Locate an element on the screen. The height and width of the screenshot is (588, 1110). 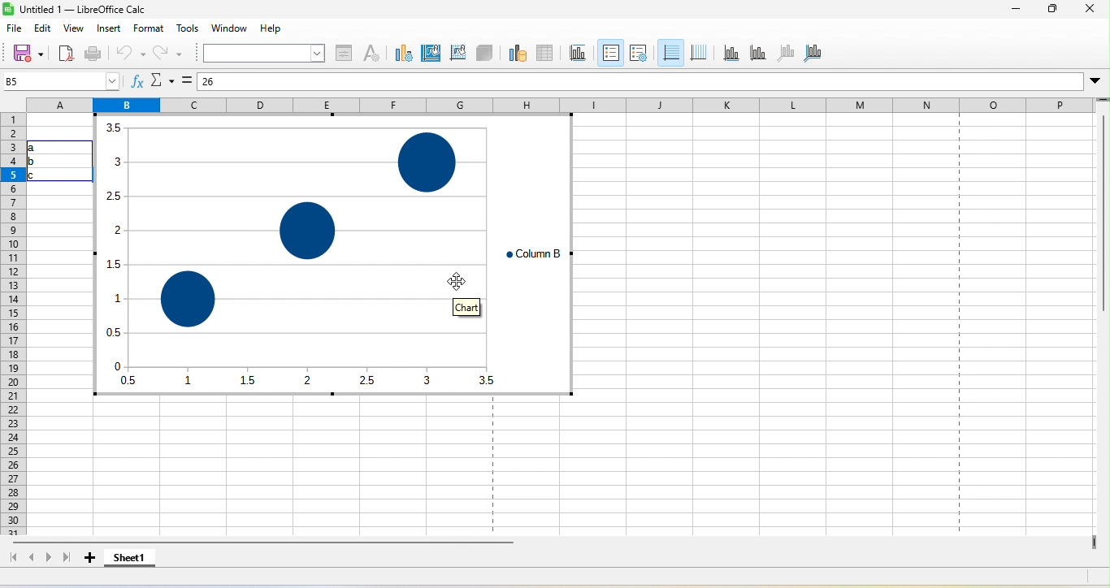
Inserted a bubble chart is located at coordinates (336, 262).